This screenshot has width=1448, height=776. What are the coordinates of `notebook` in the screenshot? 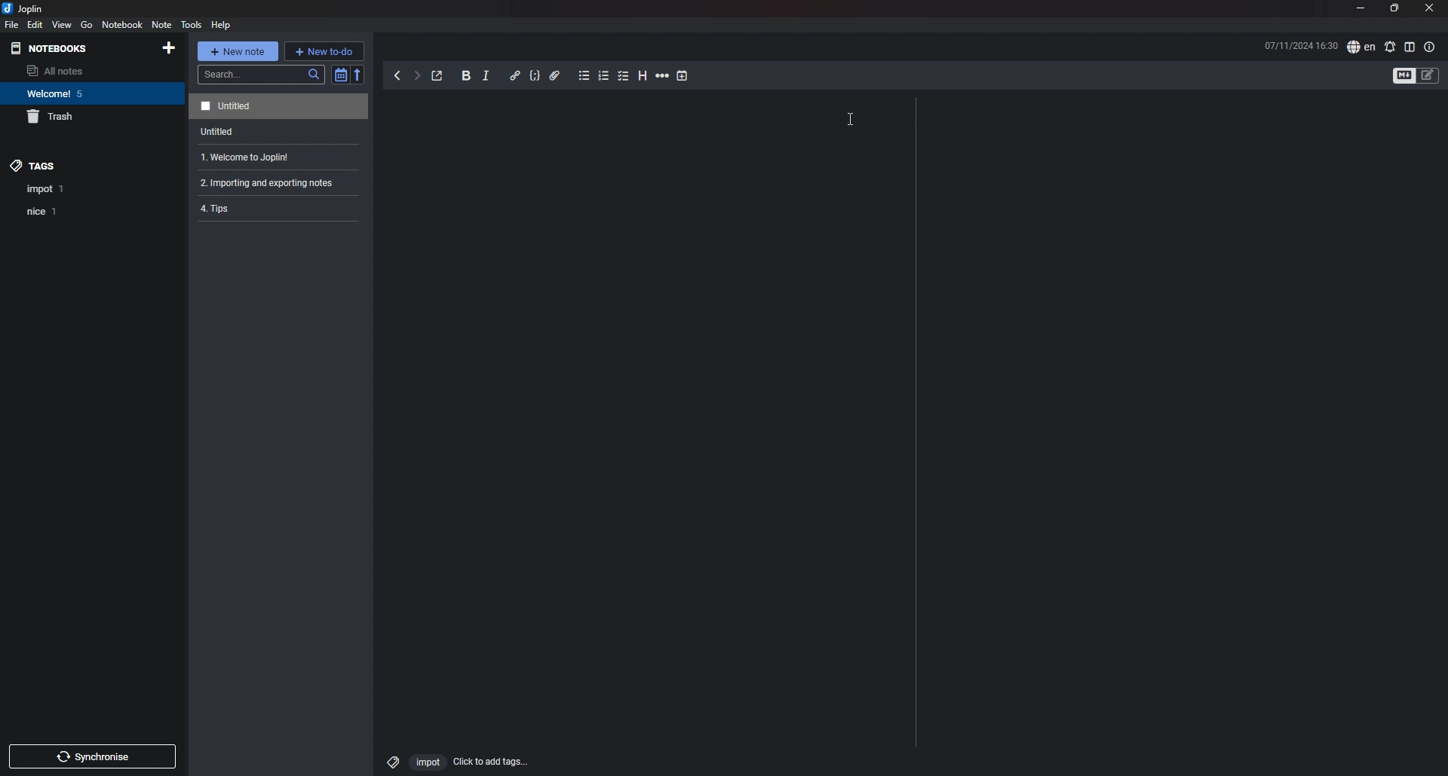 It's located at (122, 25).